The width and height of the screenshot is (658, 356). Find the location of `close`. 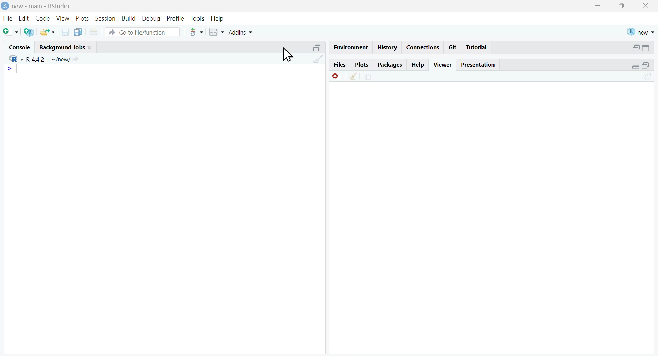

close is located at coordinates (90, 48).